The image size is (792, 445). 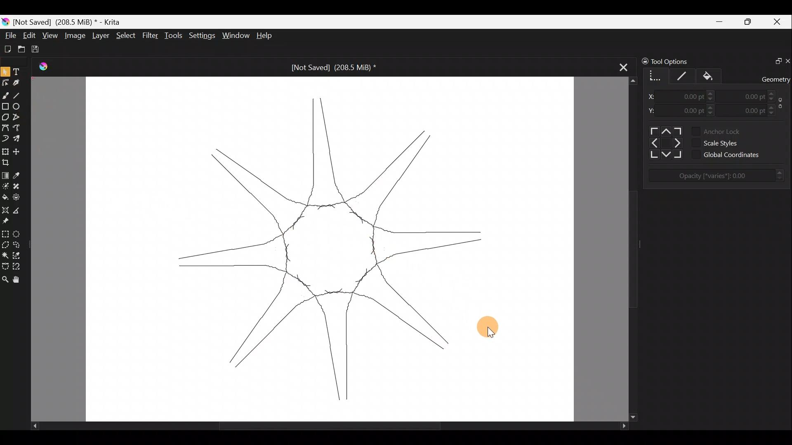 I want to click on Maximize, so click(x=749, y=21).